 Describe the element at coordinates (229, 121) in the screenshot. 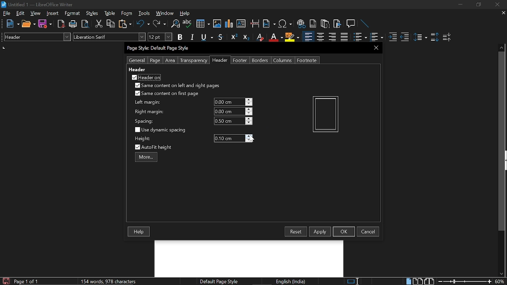

I see `current spacing` at that location.